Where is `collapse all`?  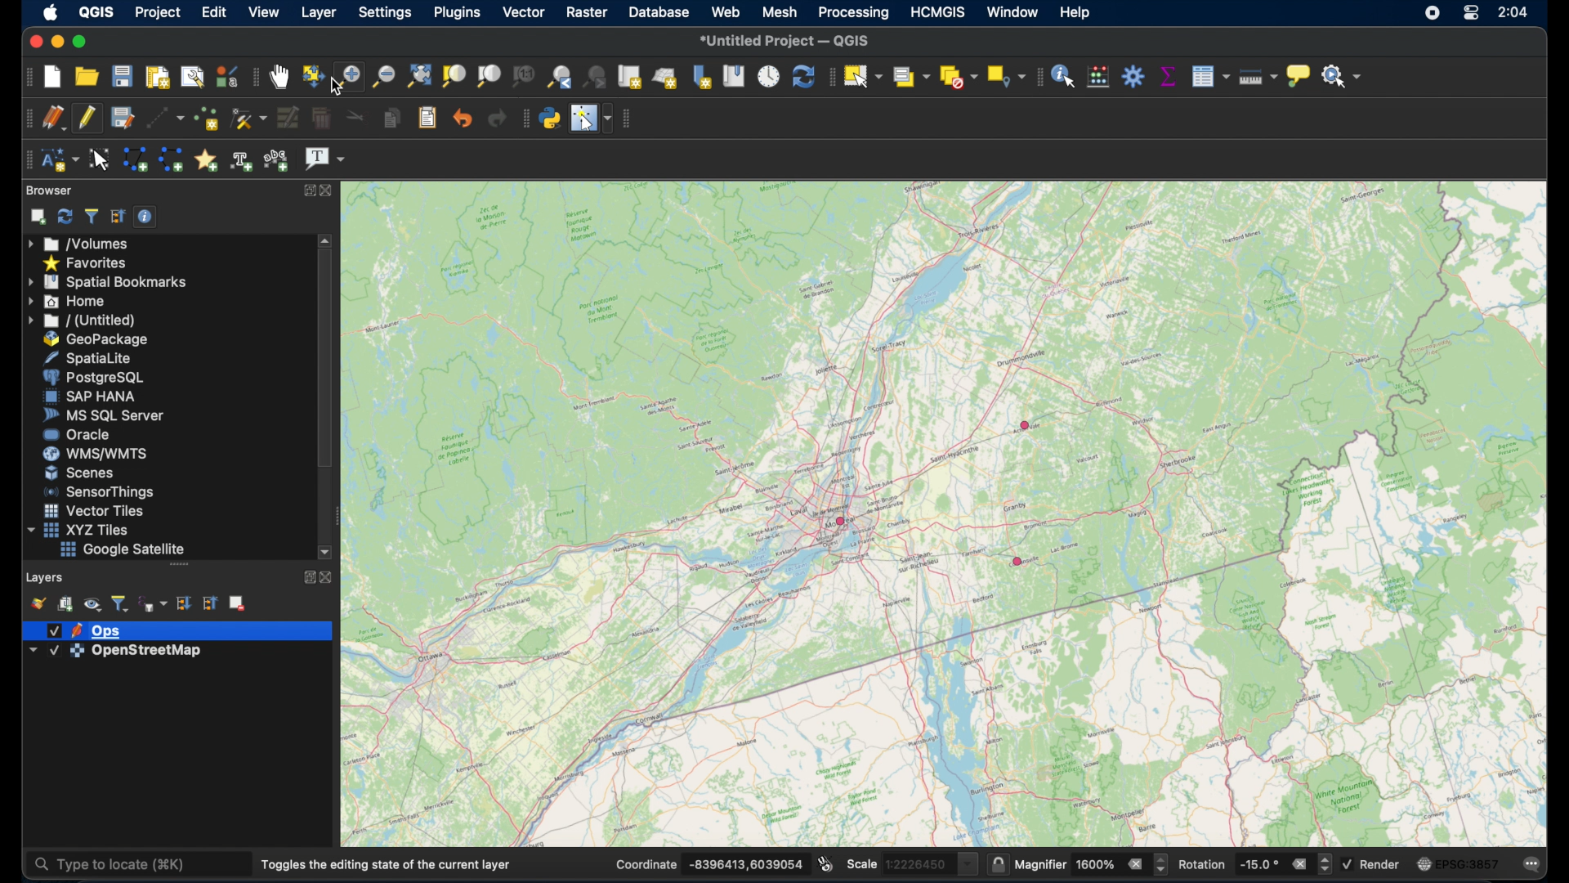 collapse all is located at coordinates (209, 603).